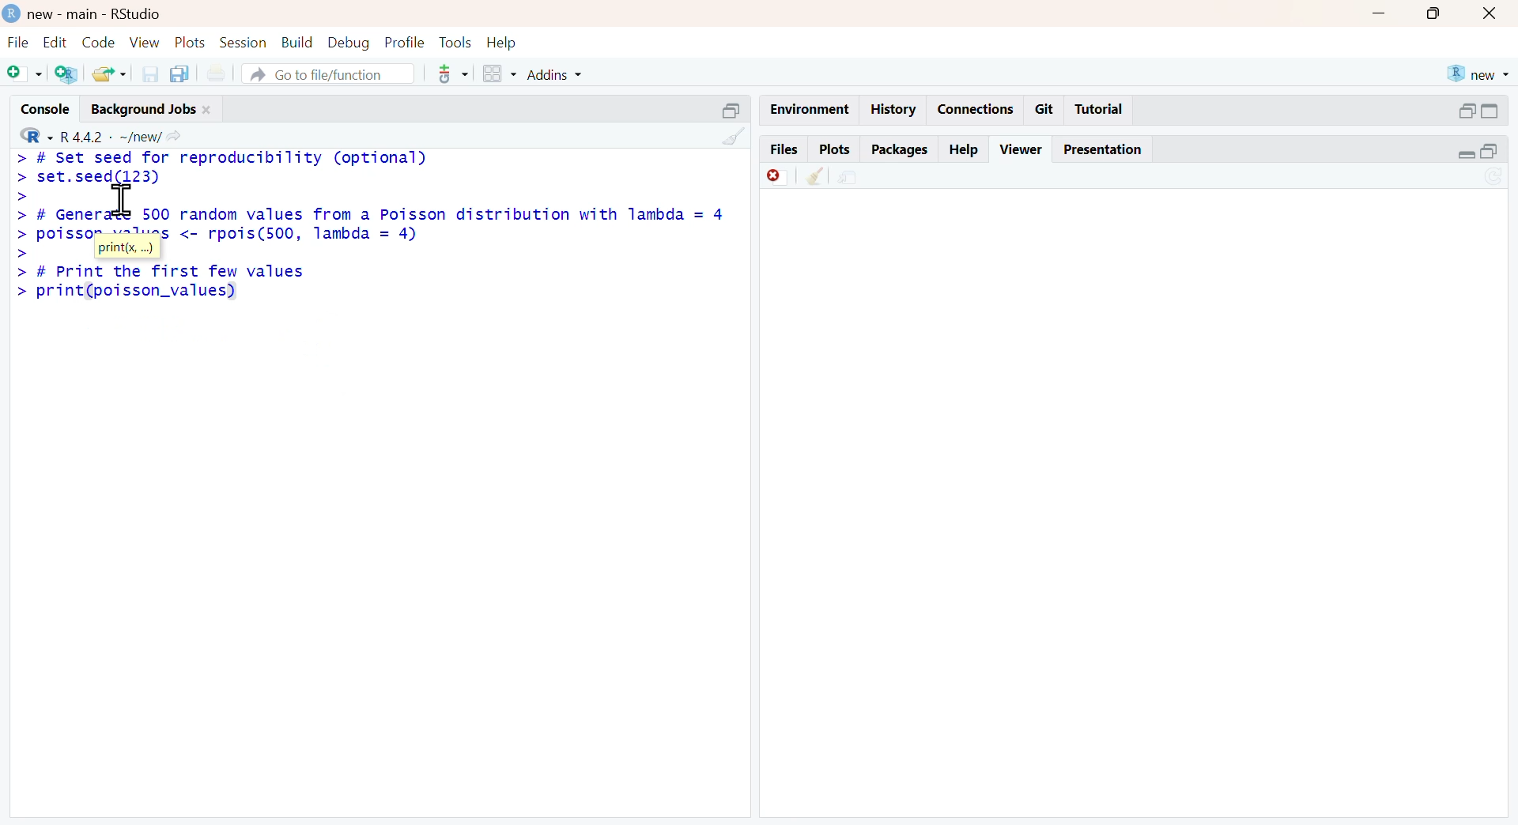 The height and width of the screenshot is (825, 1518). Describe the element at coordinates (11, 13) in the screenshot. I see `logo` at that location.